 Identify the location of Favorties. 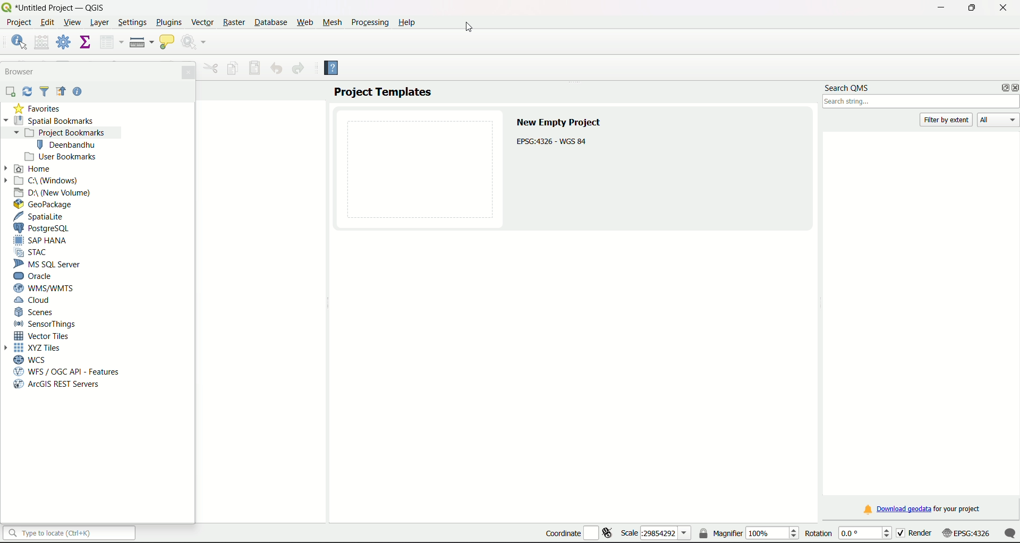
(37, 108).